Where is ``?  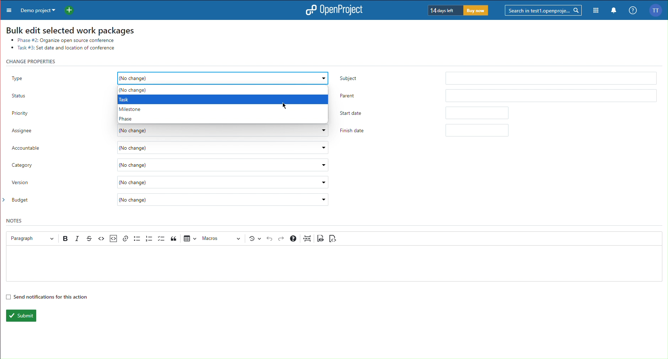  is located at coordinates (16, 220).